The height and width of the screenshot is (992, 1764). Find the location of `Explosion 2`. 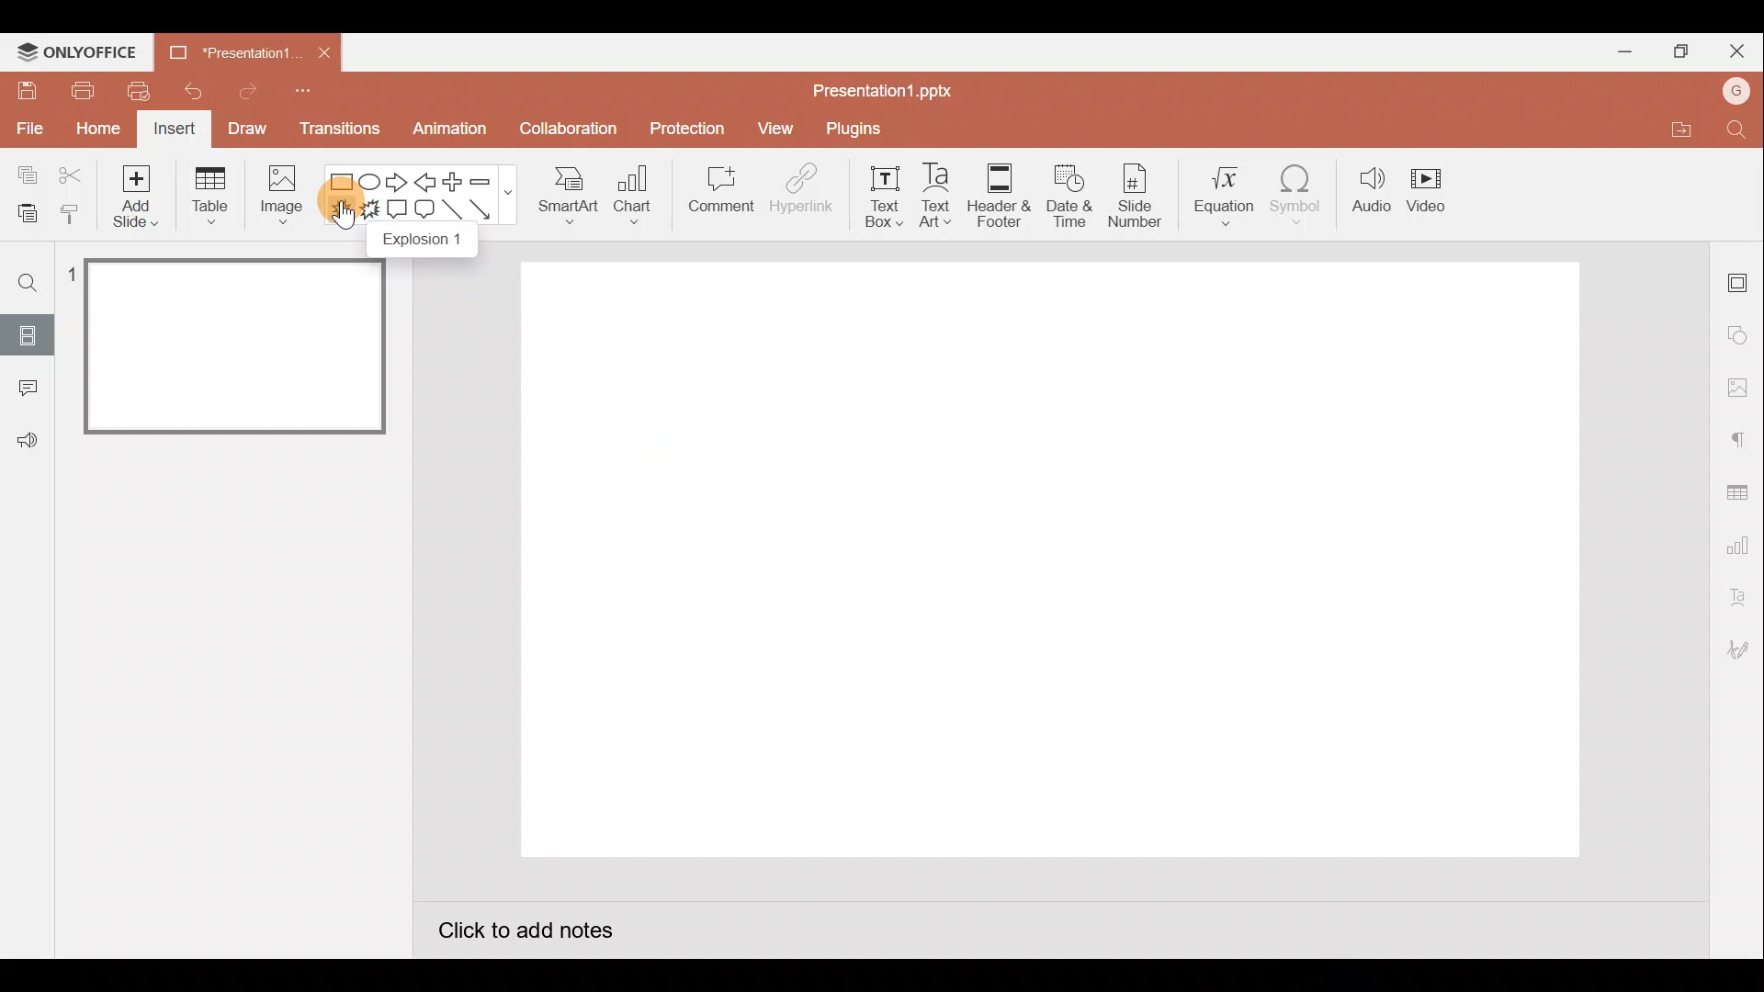

Explosion 2 is located at coordinates (371, 215).